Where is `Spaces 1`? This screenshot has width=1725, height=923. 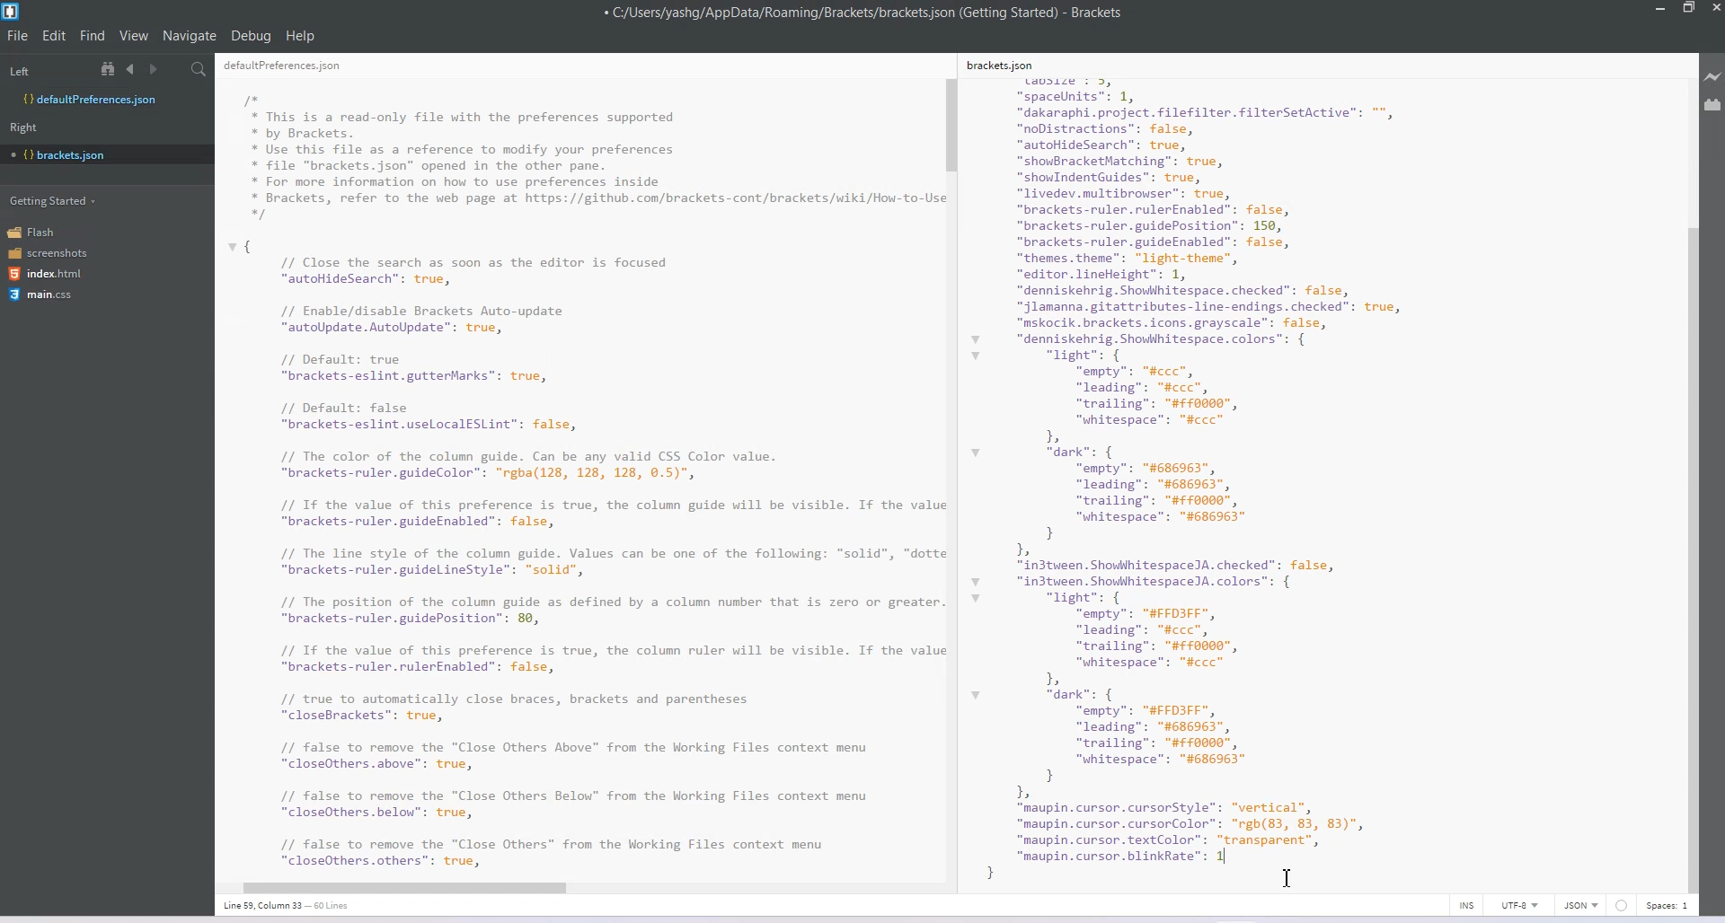 Spaces 1 is located at coordinates (1668, 906).